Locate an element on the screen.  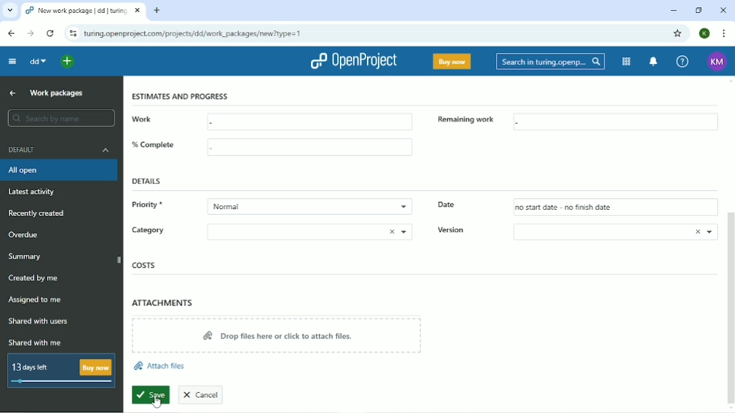
View site information is located at coordinates (71, 33).